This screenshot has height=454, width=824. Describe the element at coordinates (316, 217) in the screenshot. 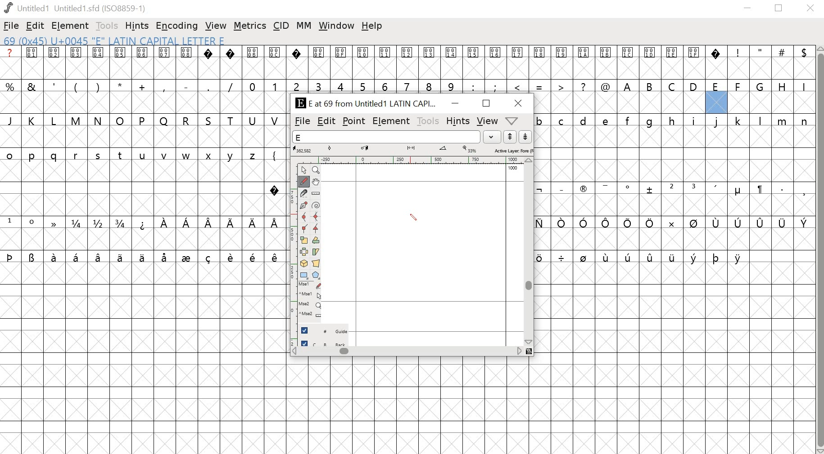

I see `HV Curve` at that location.